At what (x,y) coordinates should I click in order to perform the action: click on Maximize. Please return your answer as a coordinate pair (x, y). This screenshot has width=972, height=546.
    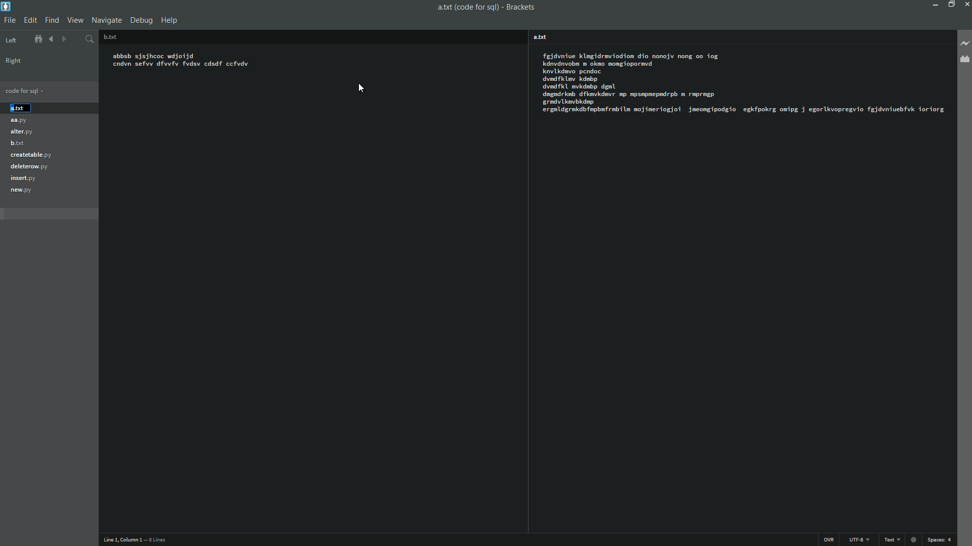
    Looking at the image, I should click on (950, 4).